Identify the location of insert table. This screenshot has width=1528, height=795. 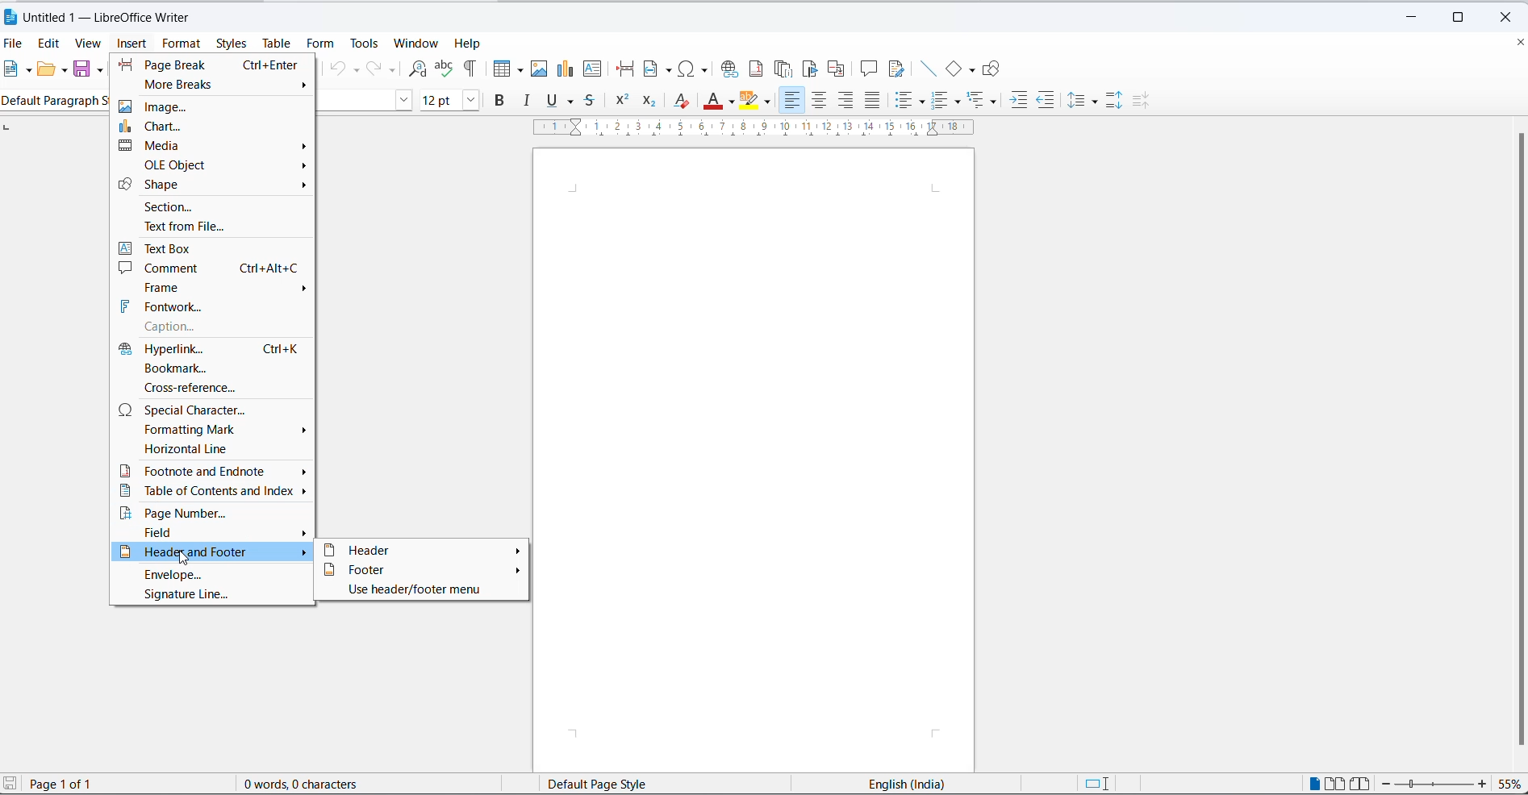
(498, 69).